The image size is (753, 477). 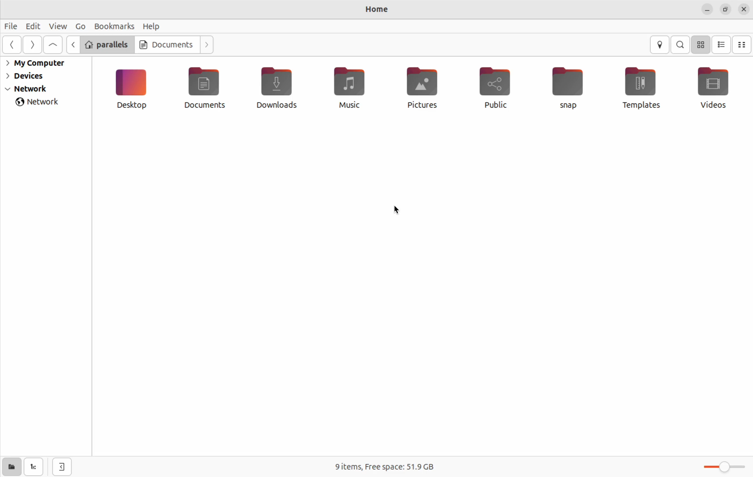 I want to click on help, so click(x=151, y=27).